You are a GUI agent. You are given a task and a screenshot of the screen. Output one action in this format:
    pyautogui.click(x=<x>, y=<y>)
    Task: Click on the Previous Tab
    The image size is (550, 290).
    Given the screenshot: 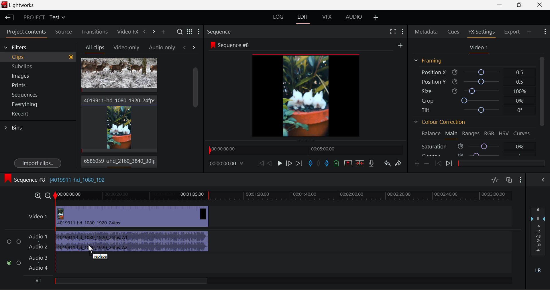 What is the action you would take?
    pyautogui.click(x=186, y=47)
    